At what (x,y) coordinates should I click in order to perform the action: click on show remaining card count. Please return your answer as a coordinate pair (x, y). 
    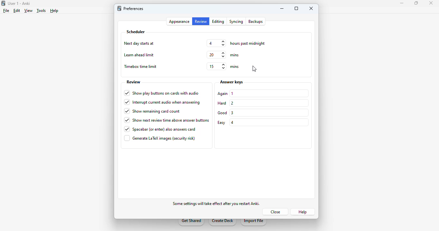
    Looking at the image, I should click on (152, 111).